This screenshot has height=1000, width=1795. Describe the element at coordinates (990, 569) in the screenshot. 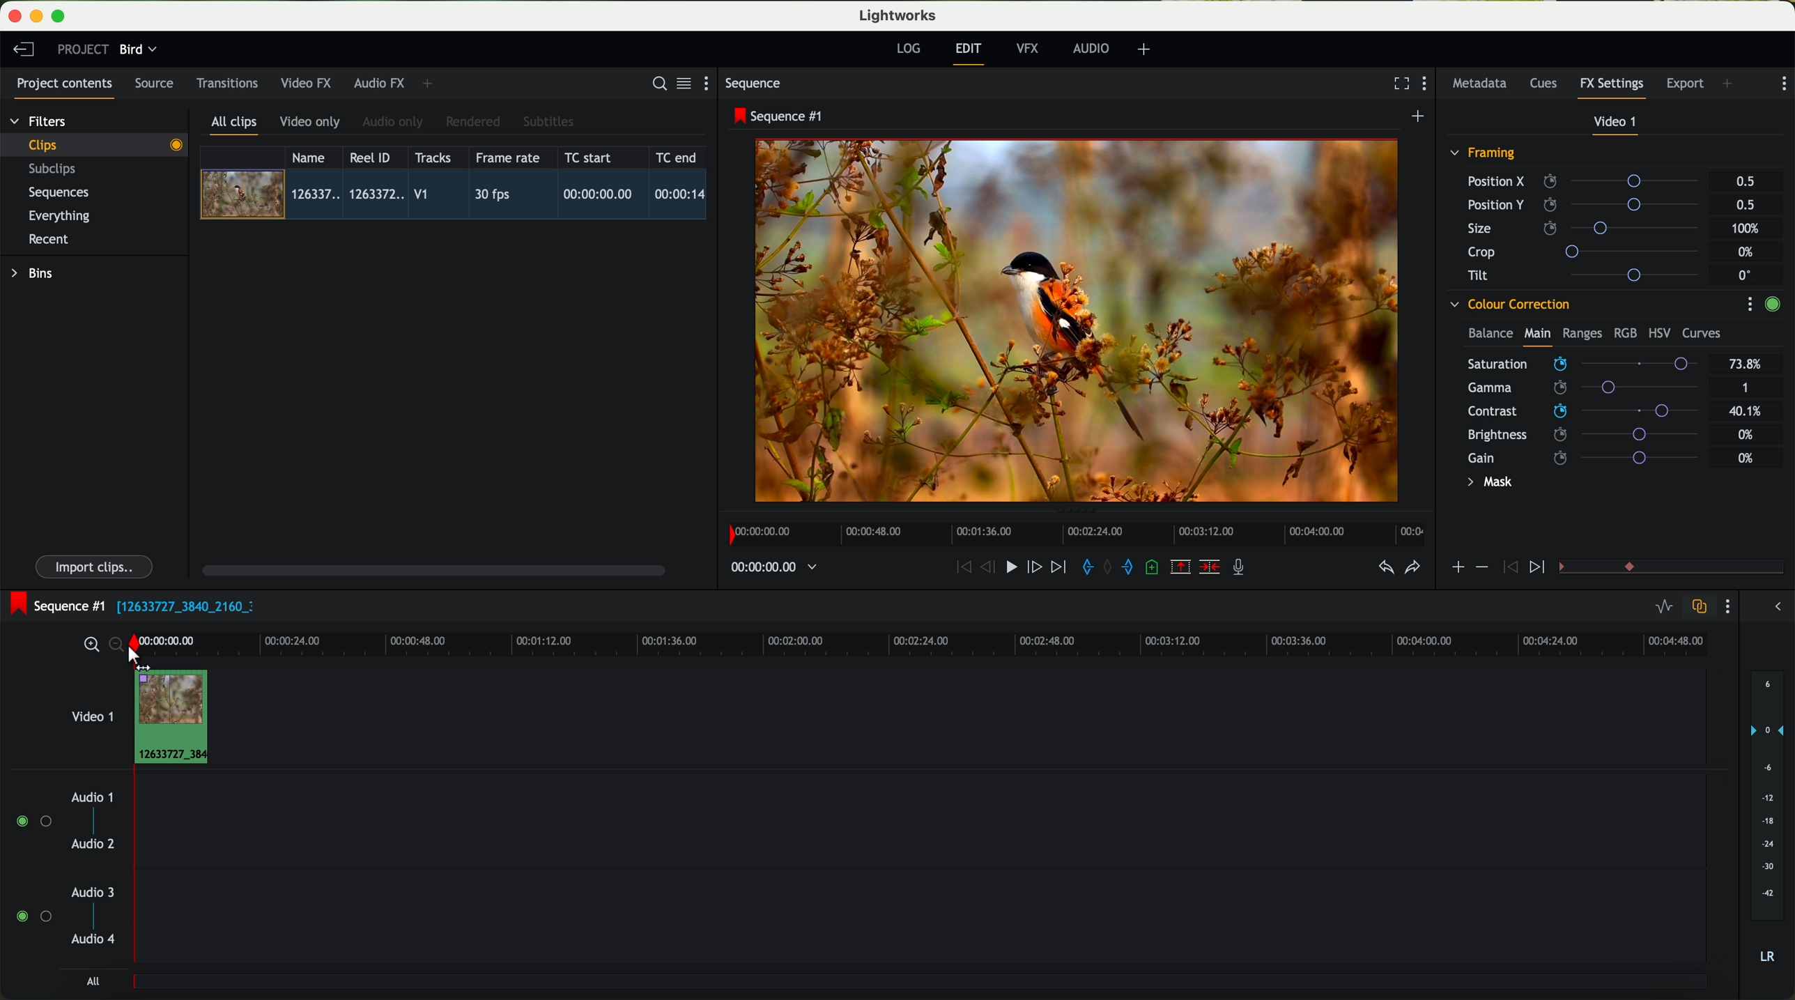

I see `nudge one frame back` at that location.